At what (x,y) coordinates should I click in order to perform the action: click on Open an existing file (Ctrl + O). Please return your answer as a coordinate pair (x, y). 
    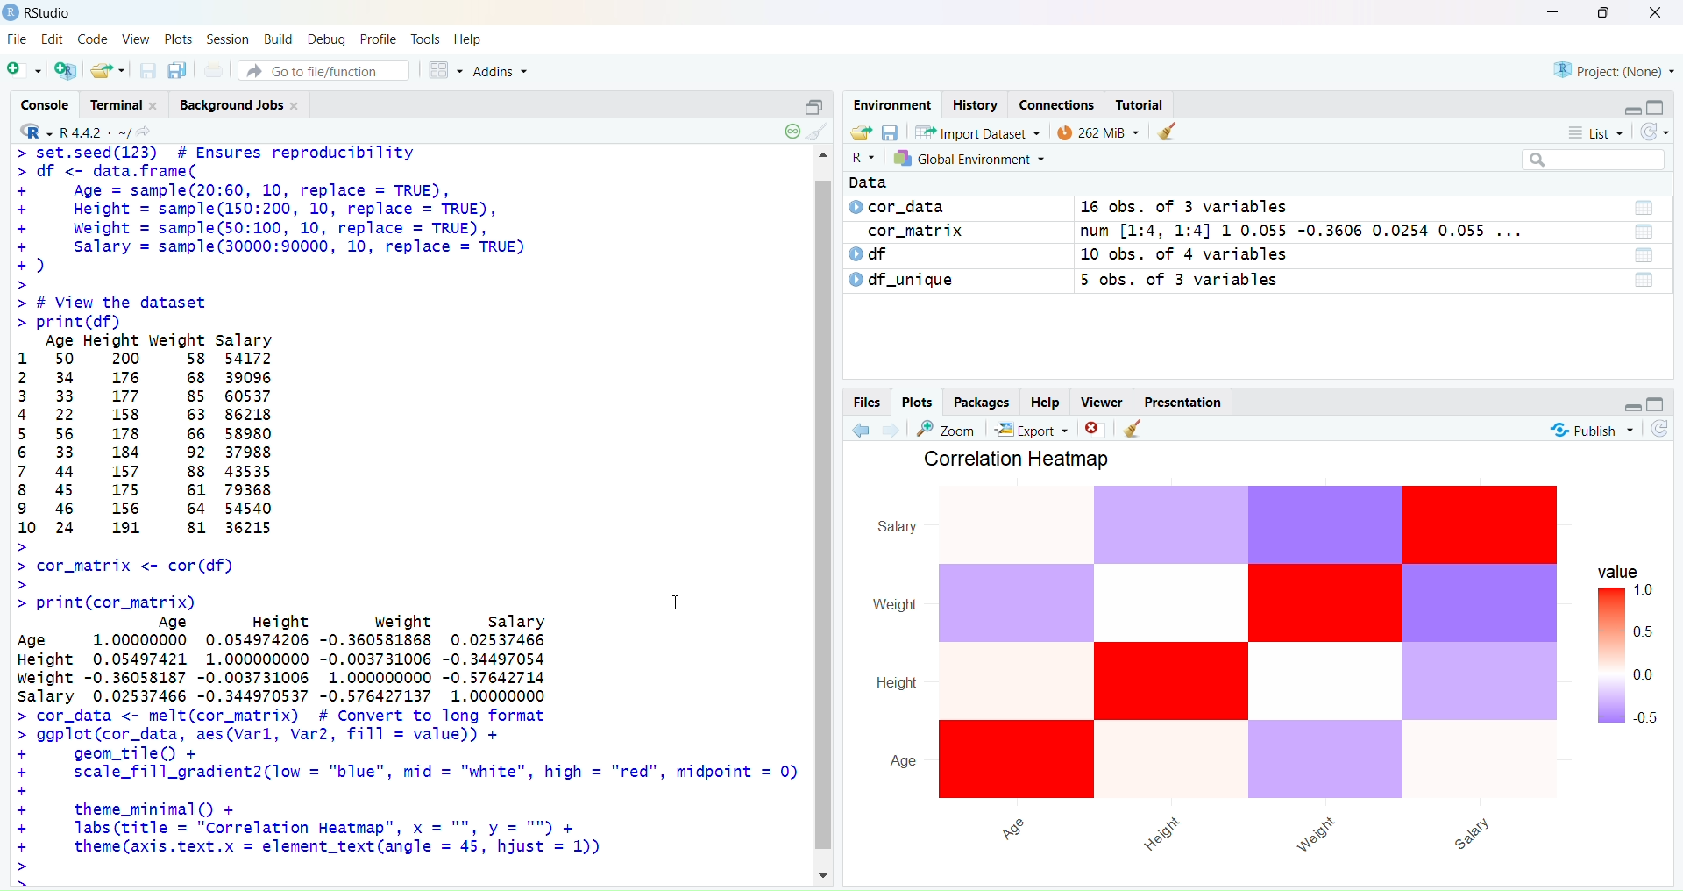
    Looking at the image, I should click on (106, 69).